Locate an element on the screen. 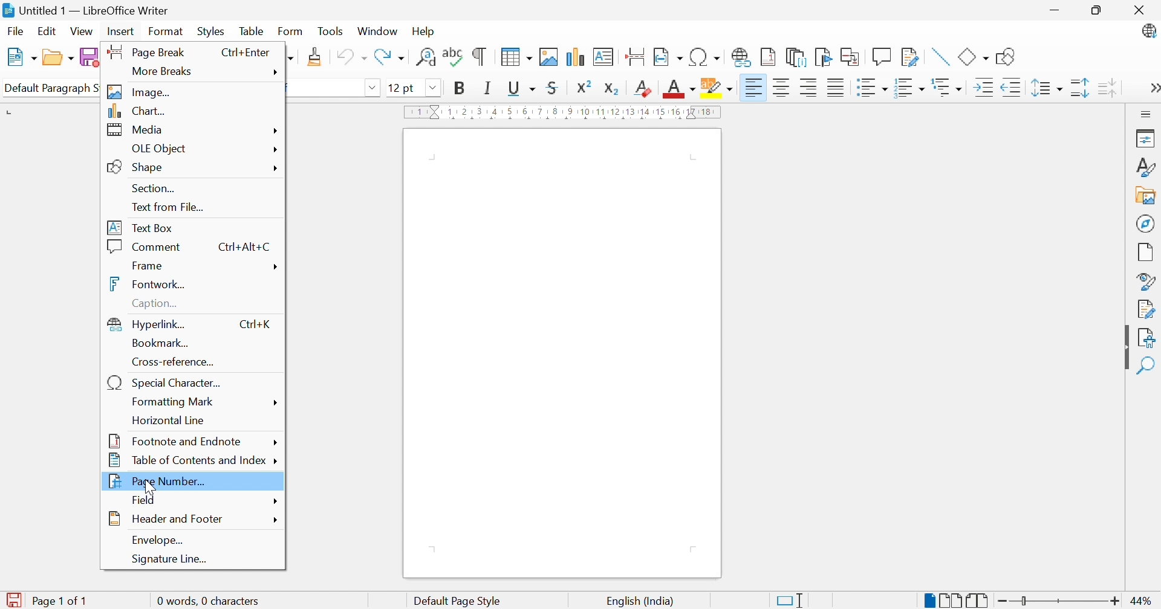  Shape is located at coordinates (138, 167).